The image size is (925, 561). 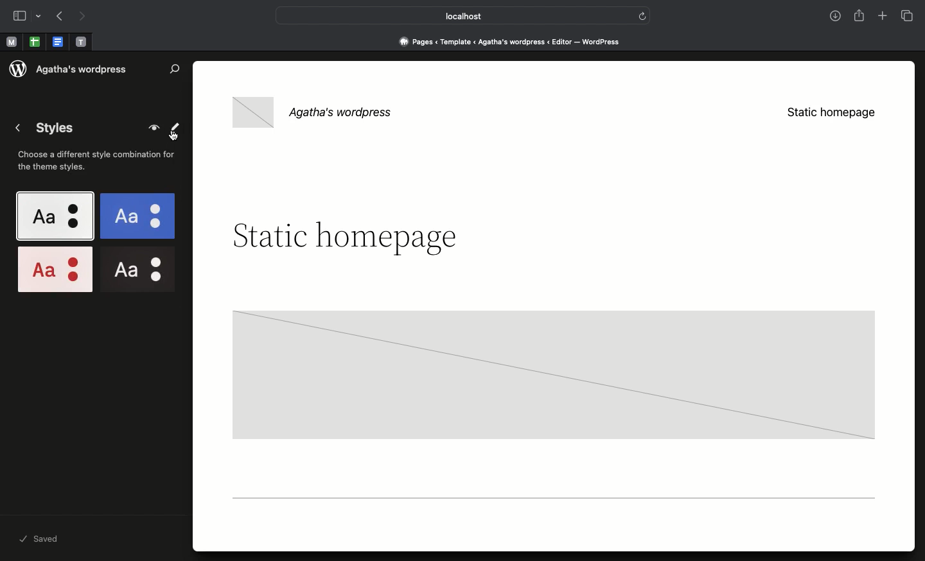 What do you see at coordinates (84, 69) in the screenshot?
I see `Wordpress name` at bounding box center [84, 69].